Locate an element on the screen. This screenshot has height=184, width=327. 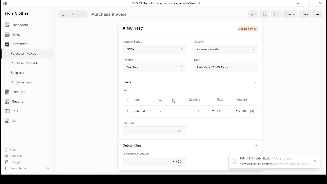
tab is located at coordinates (256, 82).